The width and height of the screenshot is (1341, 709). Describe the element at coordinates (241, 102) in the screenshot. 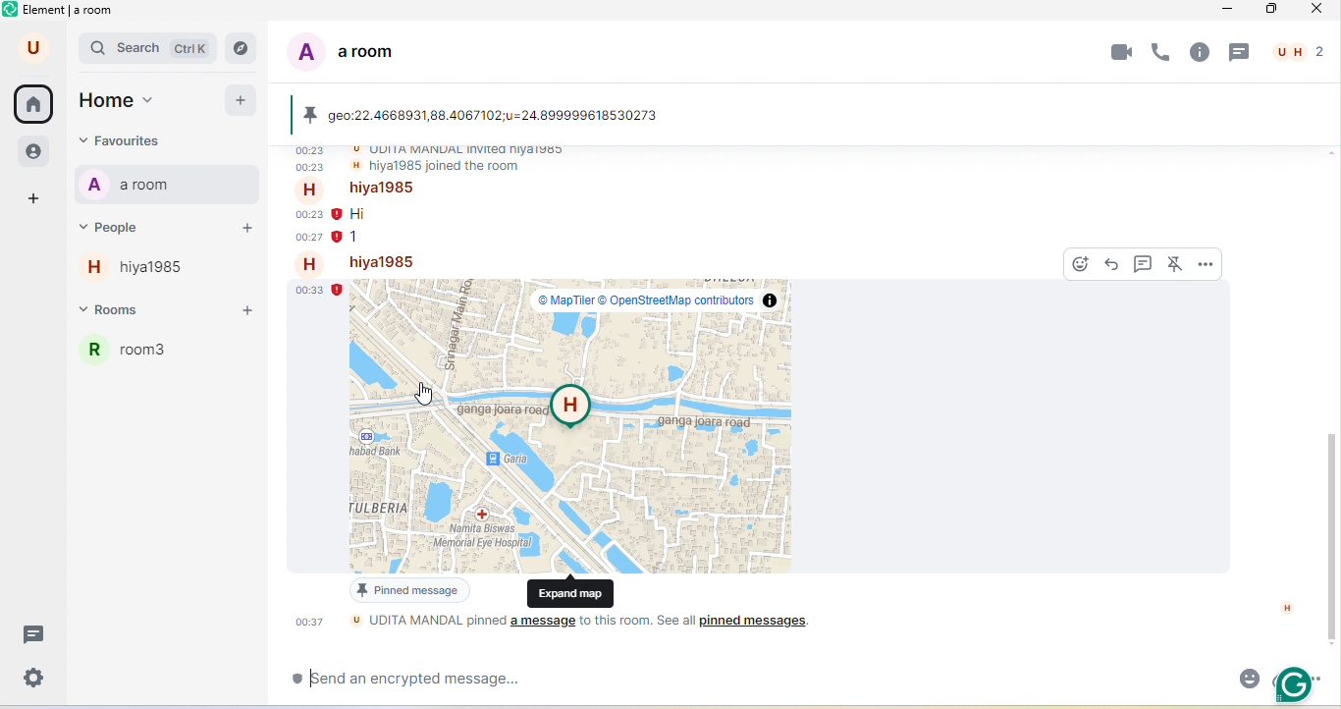

I see `add ` at that location.